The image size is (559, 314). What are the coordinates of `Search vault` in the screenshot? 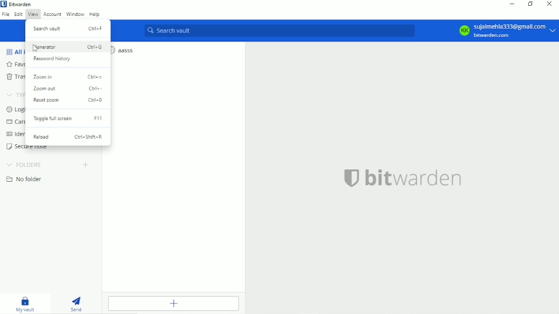 It's located at (69, 28).